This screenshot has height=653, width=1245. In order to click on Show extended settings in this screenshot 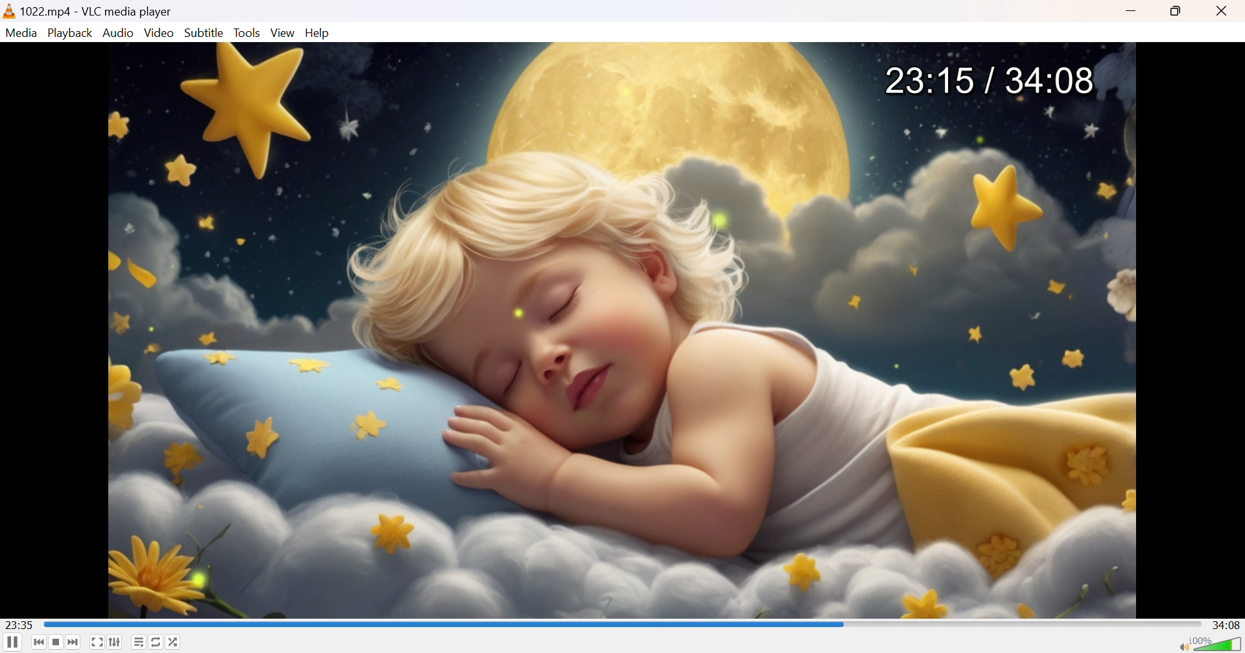, I will do `click(116, 642)`.